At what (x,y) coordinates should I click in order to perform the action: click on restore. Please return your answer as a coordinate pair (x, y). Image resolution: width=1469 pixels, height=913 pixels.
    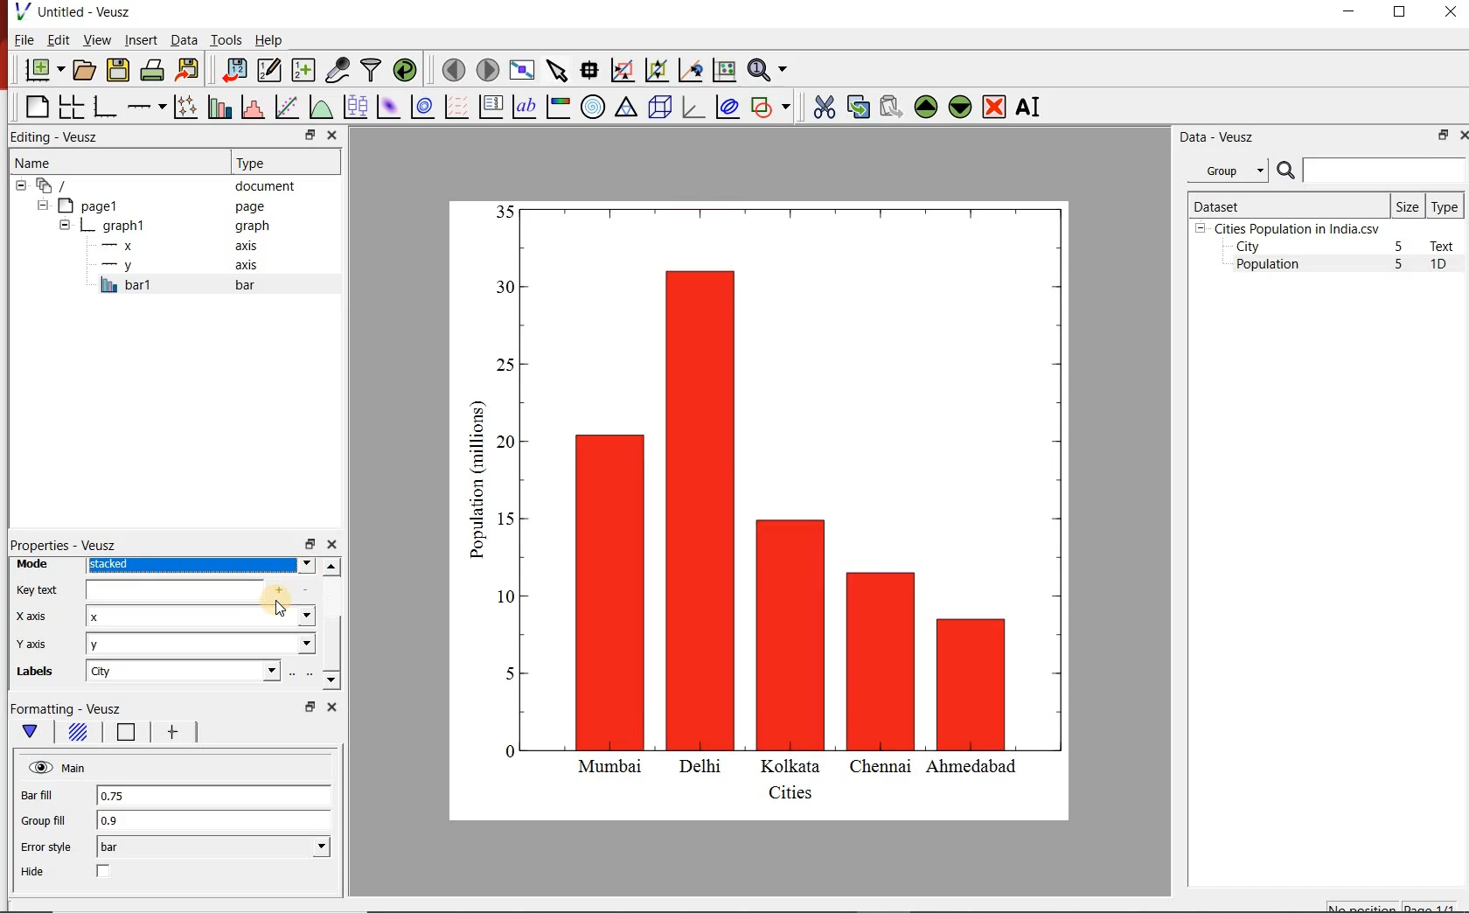
    Looking at the image, I should click on (309, 135).